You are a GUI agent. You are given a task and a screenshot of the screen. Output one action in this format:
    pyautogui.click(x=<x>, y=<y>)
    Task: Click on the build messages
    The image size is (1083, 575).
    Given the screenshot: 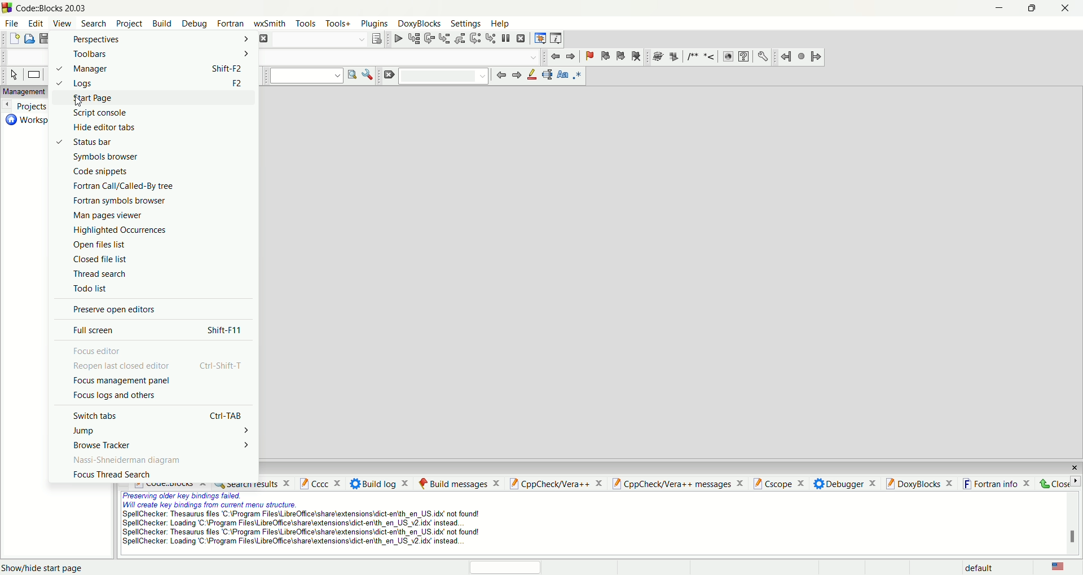 What is the action you would take?
    pyautogui.click(x=459, y=483)
    